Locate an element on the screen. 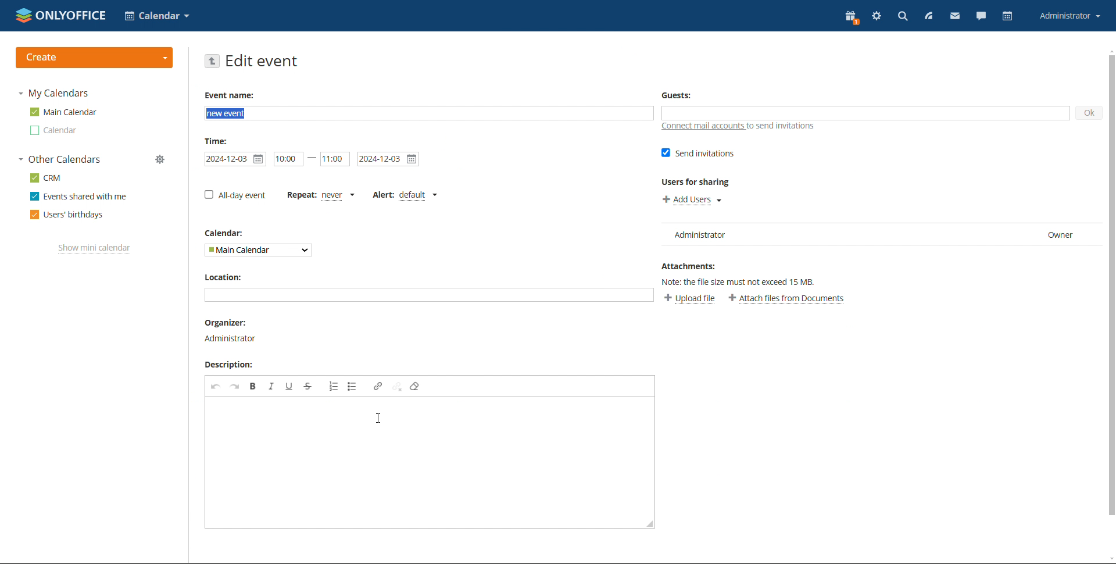 The width and height of the screenshot is (1116, 564). Note: the file size must not exceed 15 MB. is located at coordinates (748, 282).